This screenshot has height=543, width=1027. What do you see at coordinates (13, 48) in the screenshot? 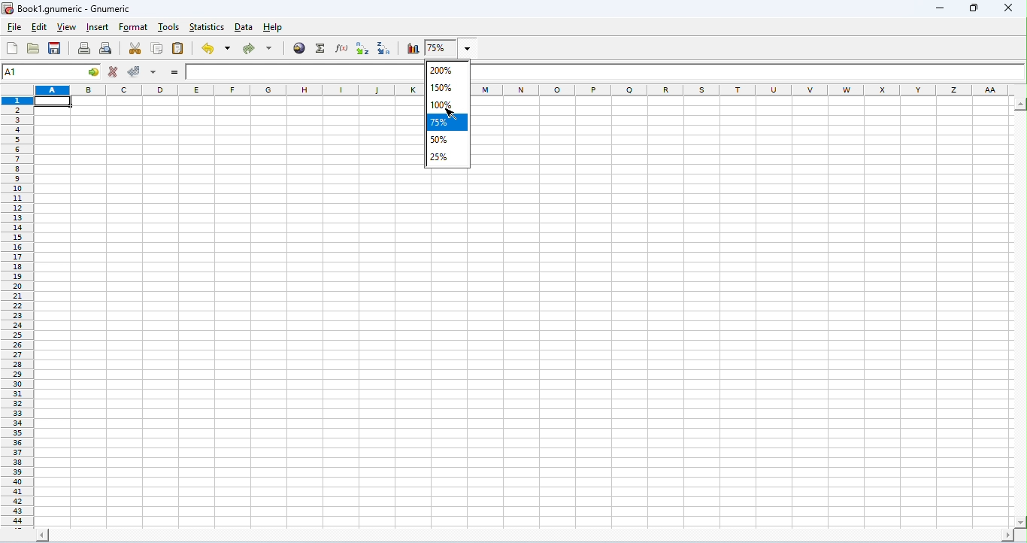
I see `new` at bounding box center [13, 48].